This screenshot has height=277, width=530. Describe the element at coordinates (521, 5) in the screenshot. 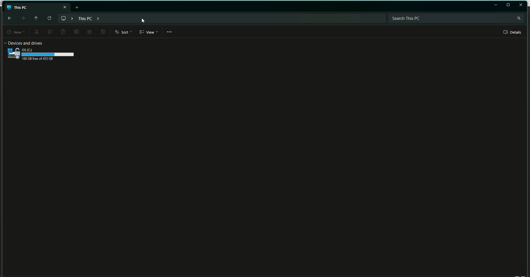

I see `Close` at that location.